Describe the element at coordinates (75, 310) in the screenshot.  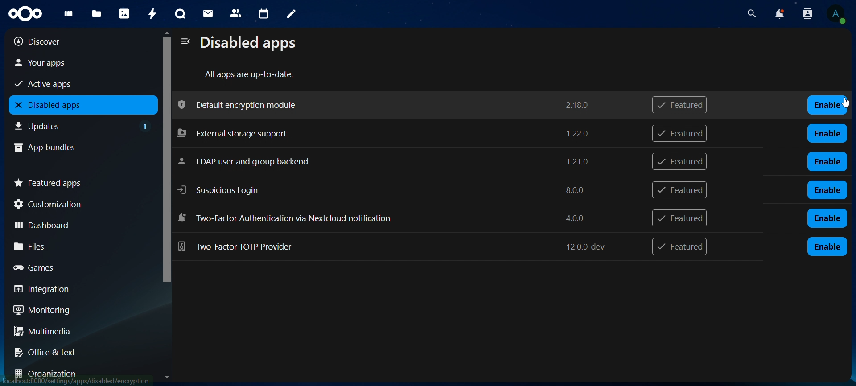
I see `monitoring` at that location.